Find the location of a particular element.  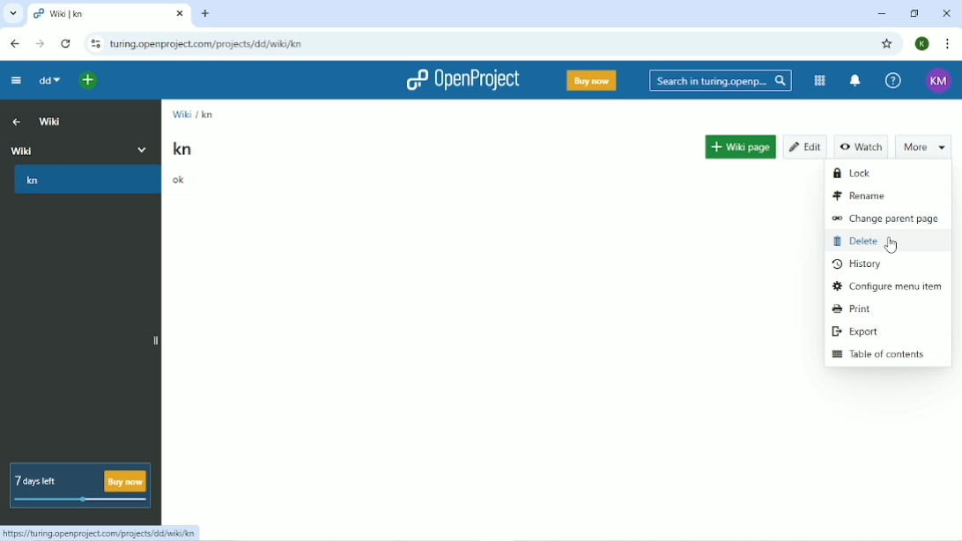

Wiki is located at coordinates (49, 122).